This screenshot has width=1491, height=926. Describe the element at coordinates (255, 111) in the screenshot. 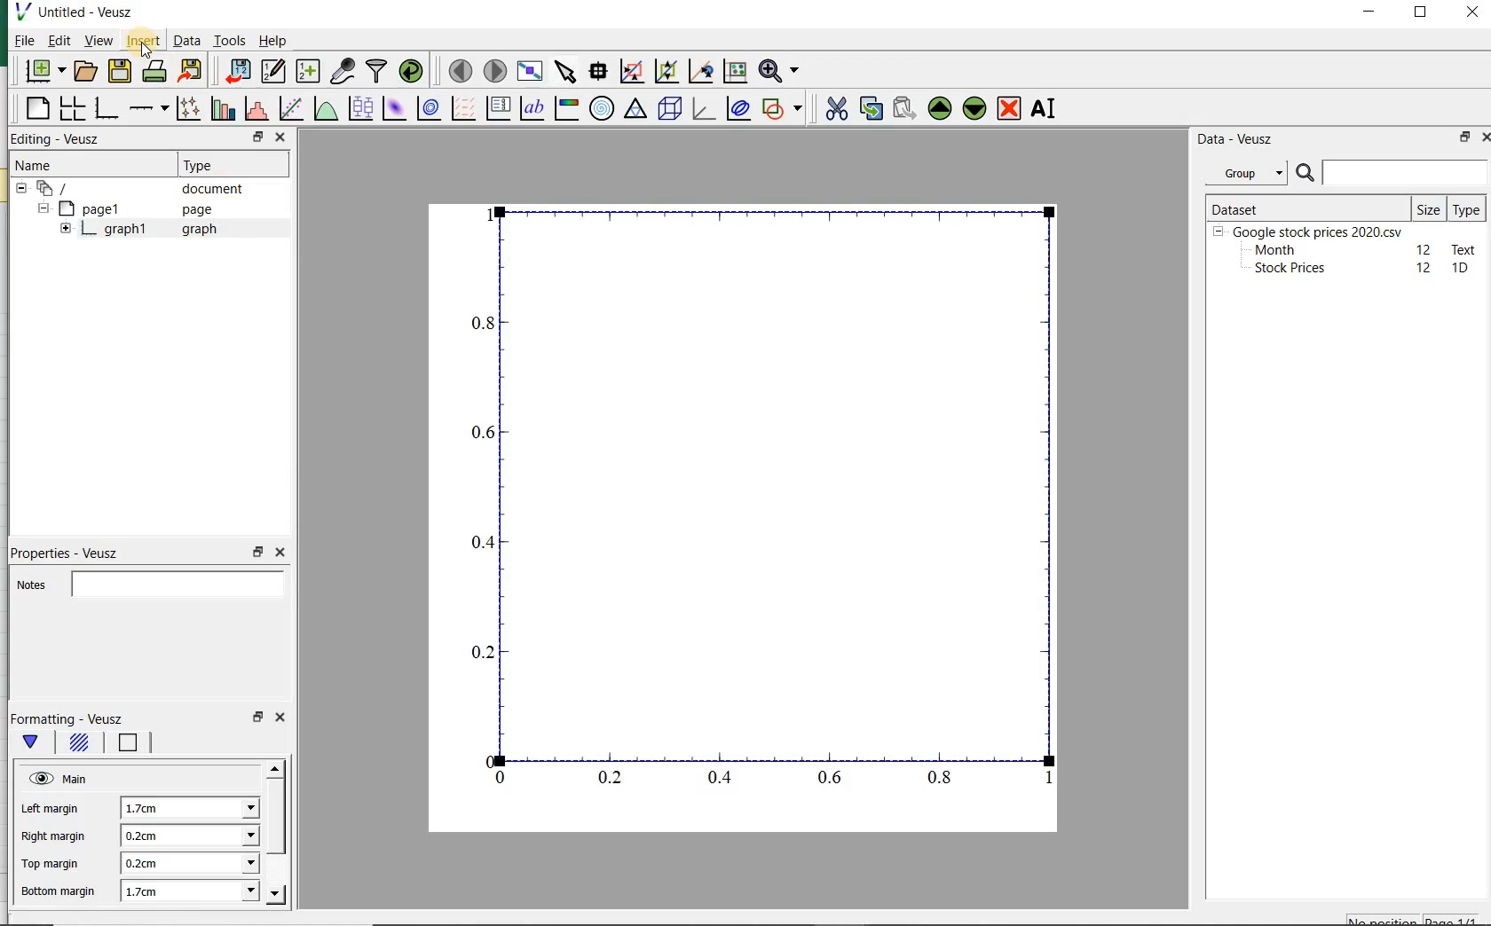

I see `histogram of a dataset` at that location.